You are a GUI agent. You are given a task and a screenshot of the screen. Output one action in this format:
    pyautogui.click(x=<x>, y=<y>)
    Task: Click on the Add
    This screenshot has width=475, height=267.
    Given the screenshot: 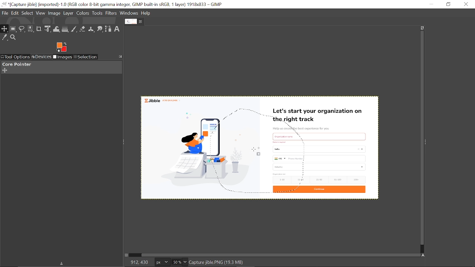 What is the action you would take?
    pyautogui.click(x=4, y=70)
    